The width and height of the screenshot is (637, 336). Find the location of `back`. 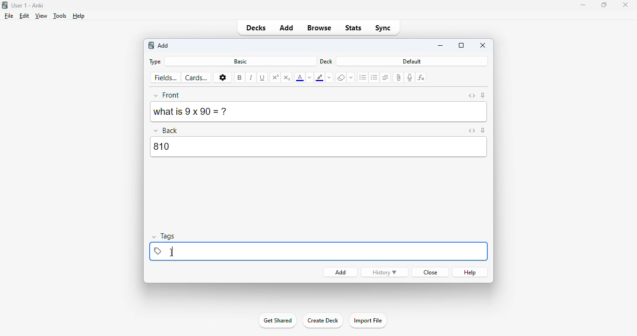

back is located at coordinates (167, 130).